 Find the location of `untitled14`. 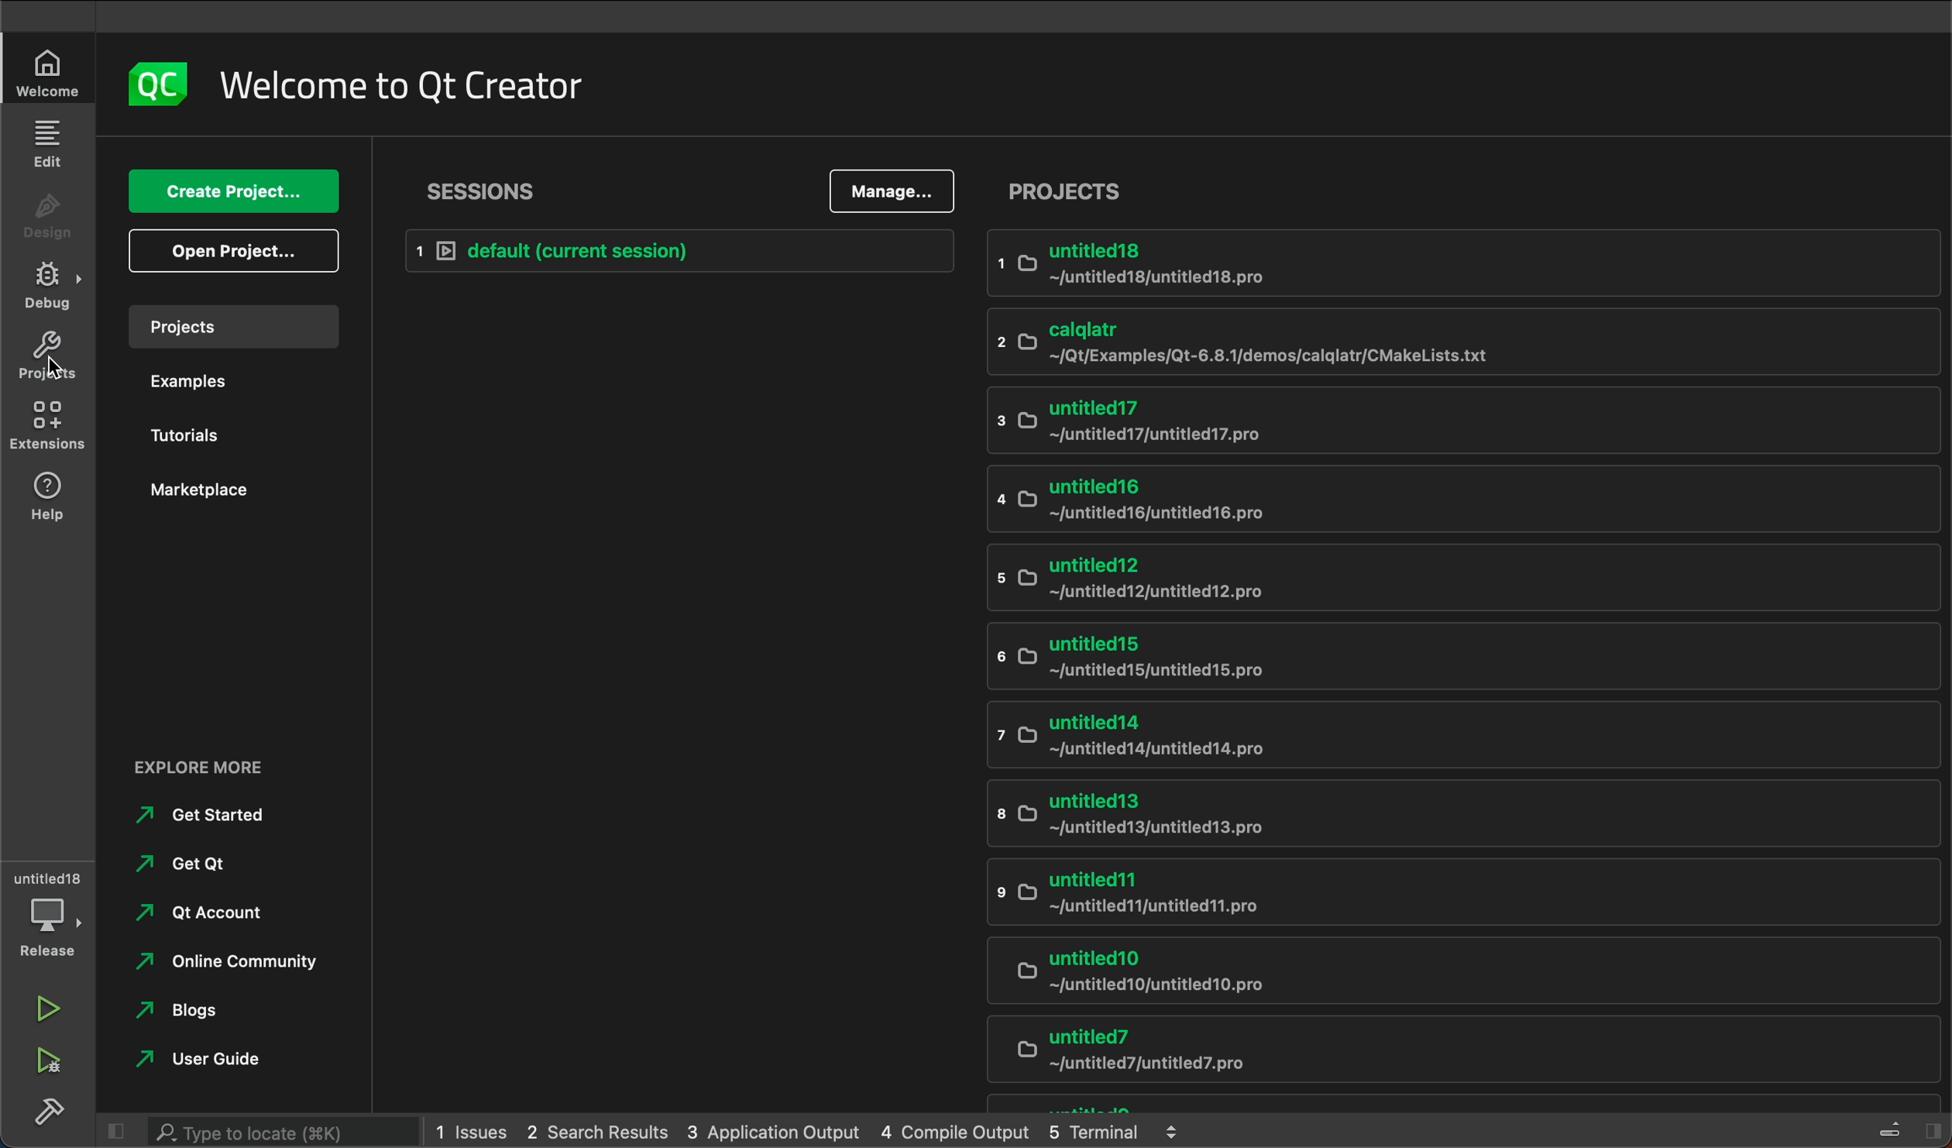

untitled14 is located at coordinates (1438, 731).